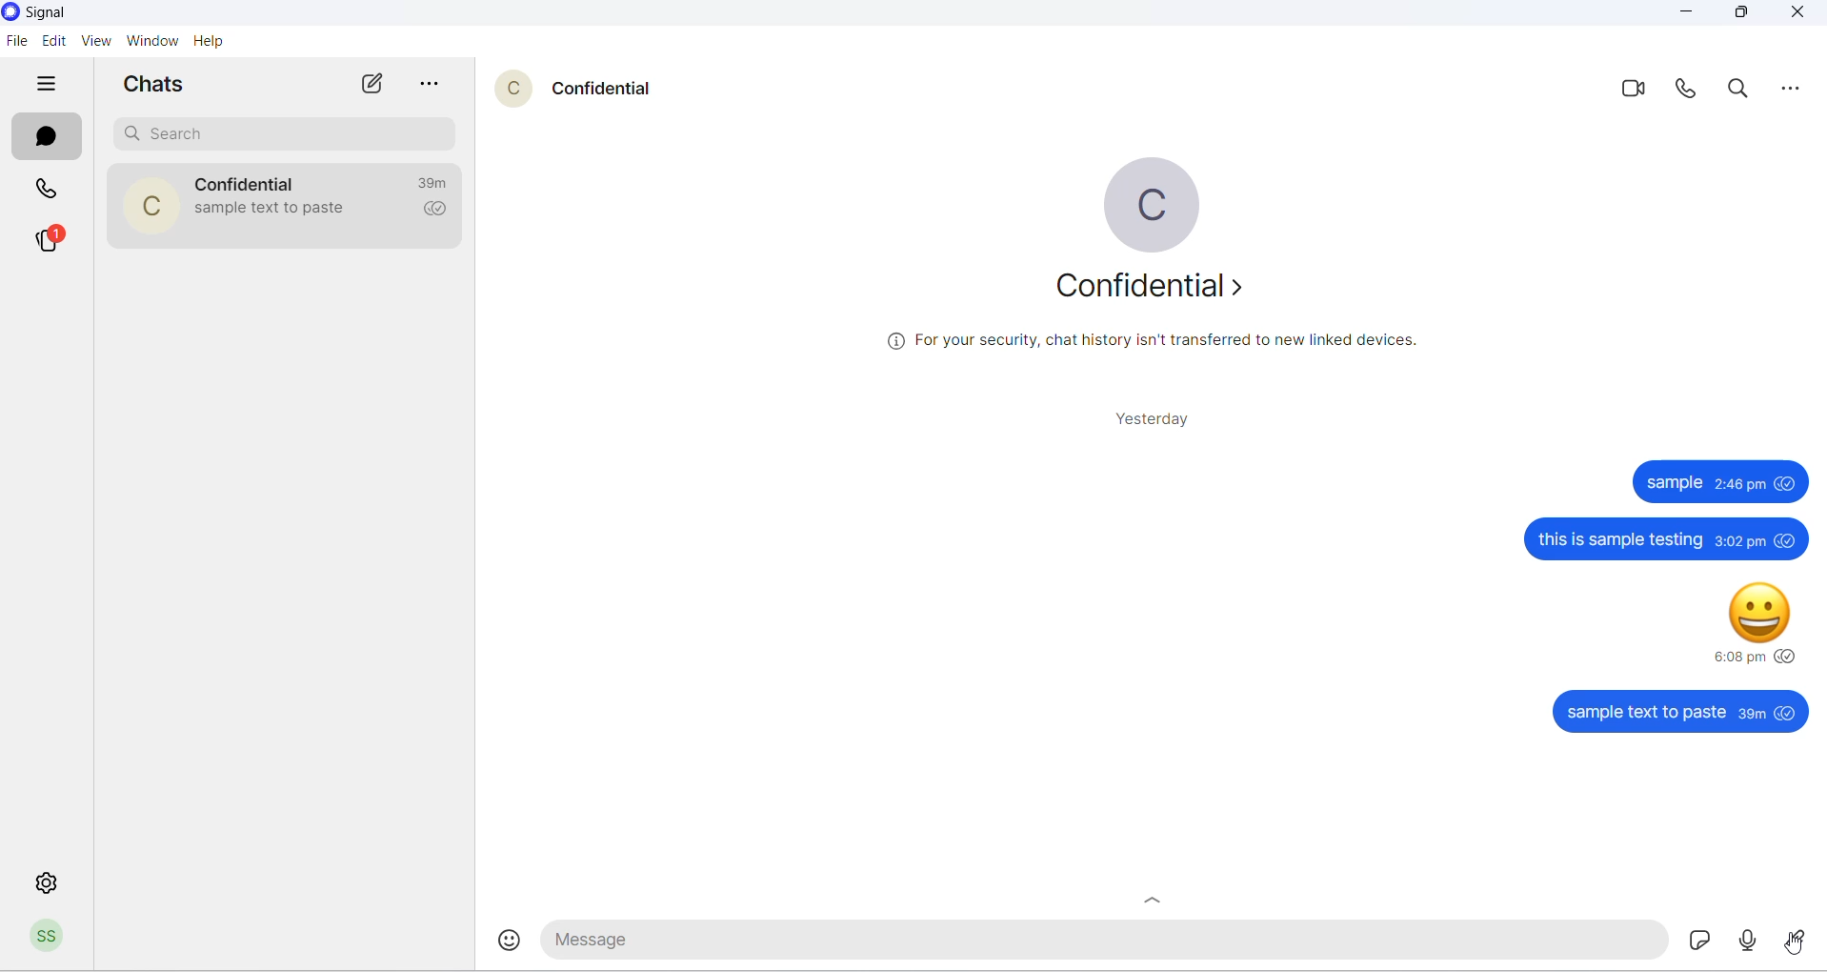 The image size is (1827, 972). What do you see at coordinates (44, 138) in the screenshot?
I see `chats` at bounding box center [44, 138].